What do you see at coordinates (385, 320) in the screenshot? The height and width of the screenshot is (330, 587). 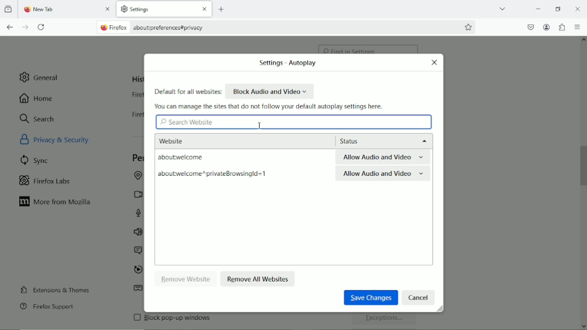 I see `Exceptions...` at bounding box center [385, 320].